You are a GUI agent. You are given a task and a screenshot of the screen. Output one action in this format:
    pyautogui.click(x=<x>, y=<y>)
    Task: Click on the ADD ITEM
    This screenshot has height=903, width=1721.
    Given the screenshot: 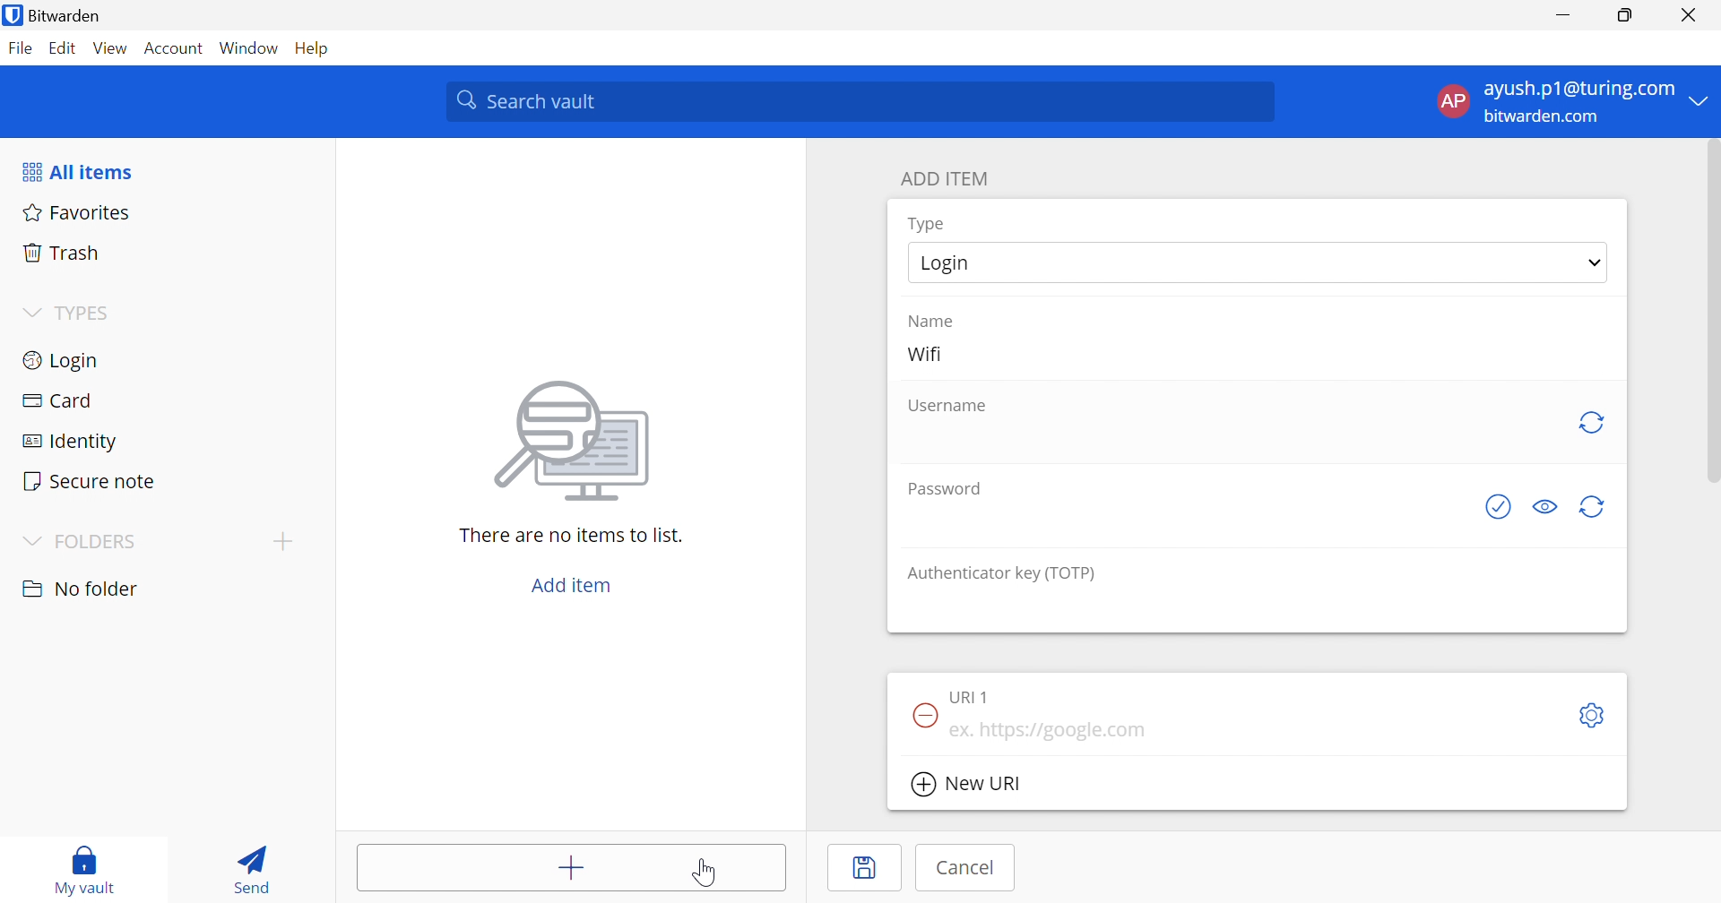 What is the action you would take?
    pyautogui.click(x=947, y=178)
    